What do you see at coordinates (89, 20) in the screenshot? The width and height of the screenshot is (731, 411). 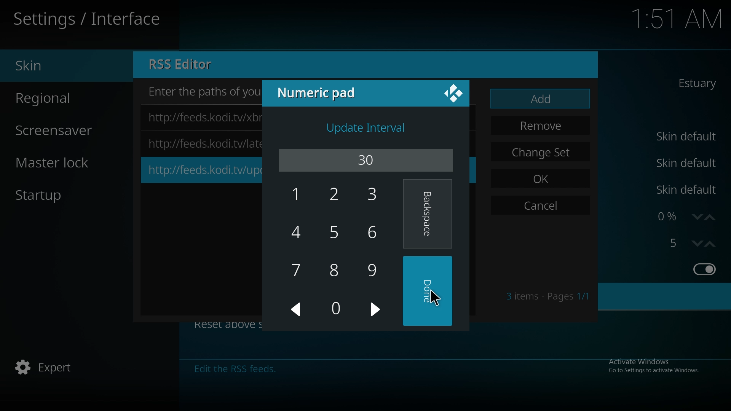 I see `settings/interface` at bounding box center [89, 20].